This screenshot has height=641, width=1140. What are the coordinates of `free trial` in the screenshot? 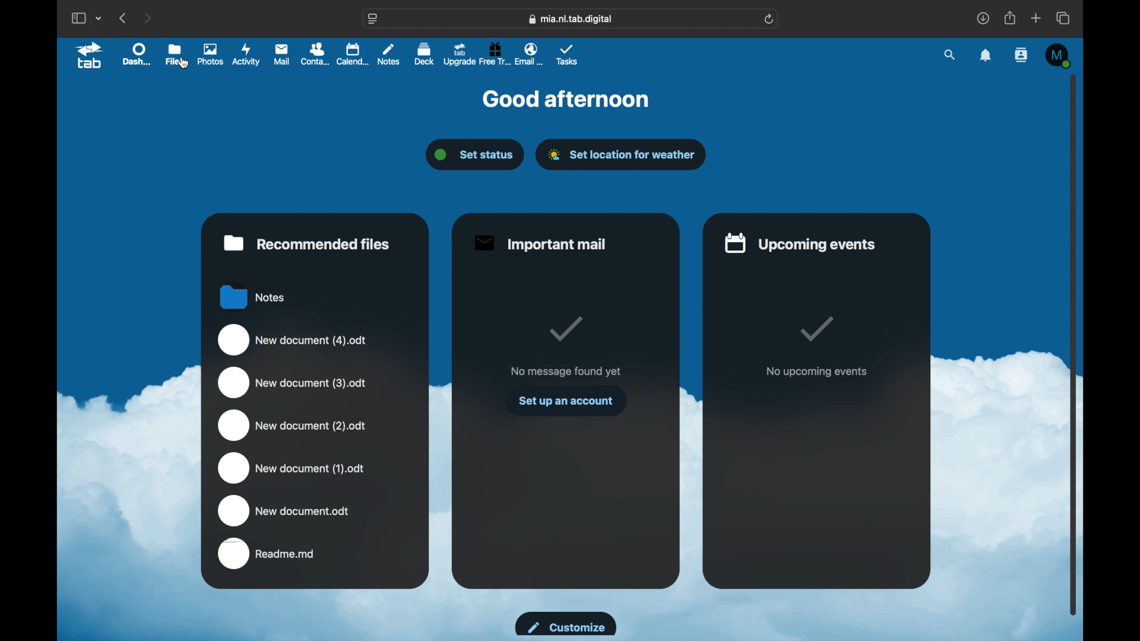 It's located at (495, 53).